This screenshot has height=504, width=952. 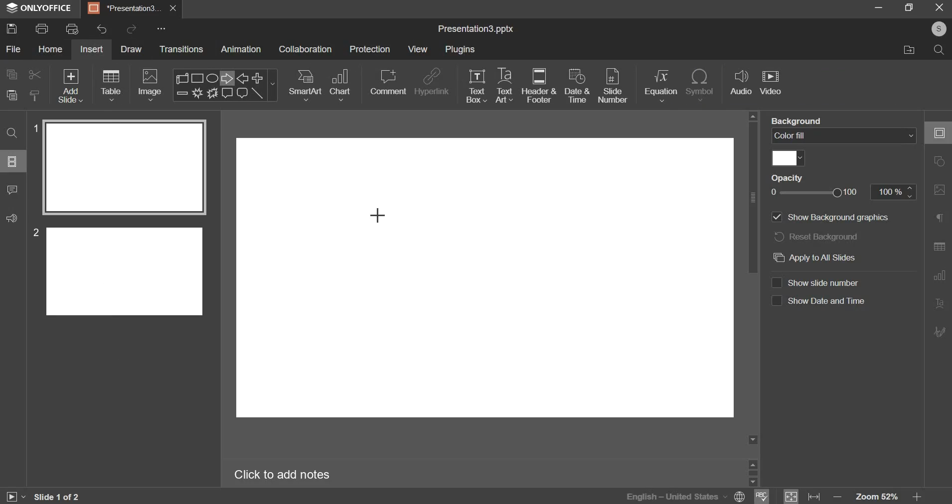 What do you see at coordinates (753, 116) in the screenshot?
I see `Scroll up` at bounding box center [753, 116].